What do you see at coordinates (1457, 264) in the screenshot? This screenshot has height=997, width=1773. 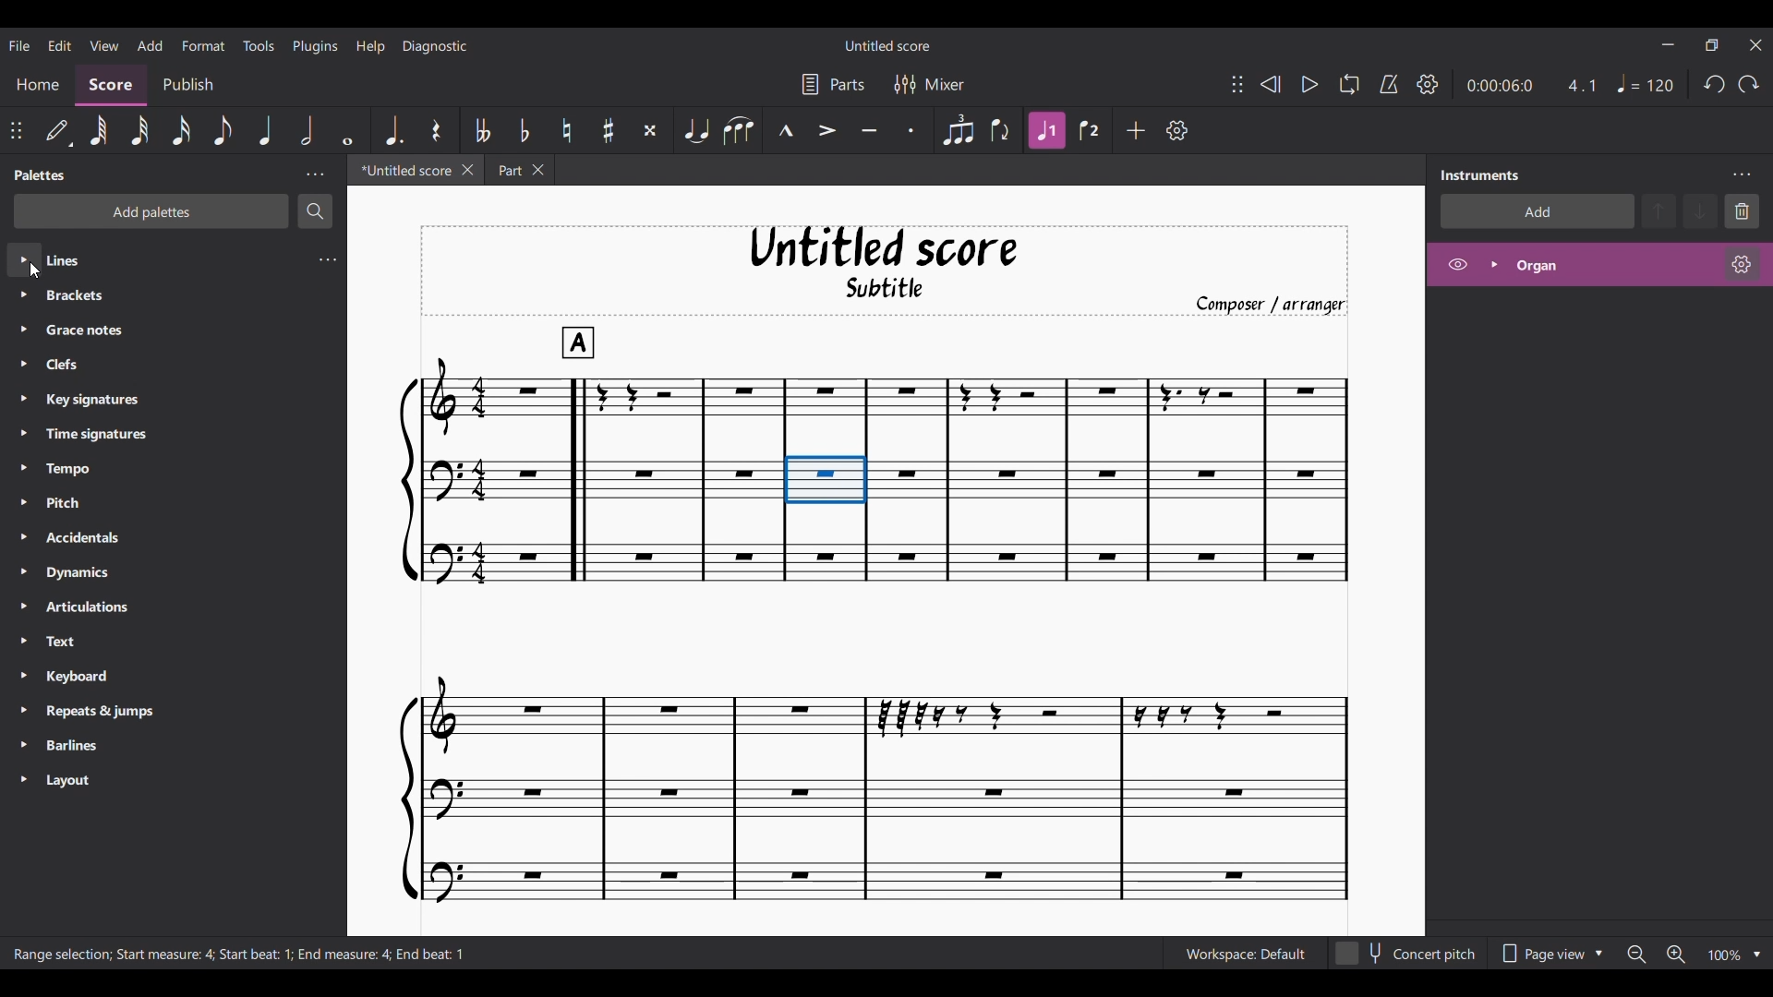 I see `Hide organ` at bounding box center [1457, 264].